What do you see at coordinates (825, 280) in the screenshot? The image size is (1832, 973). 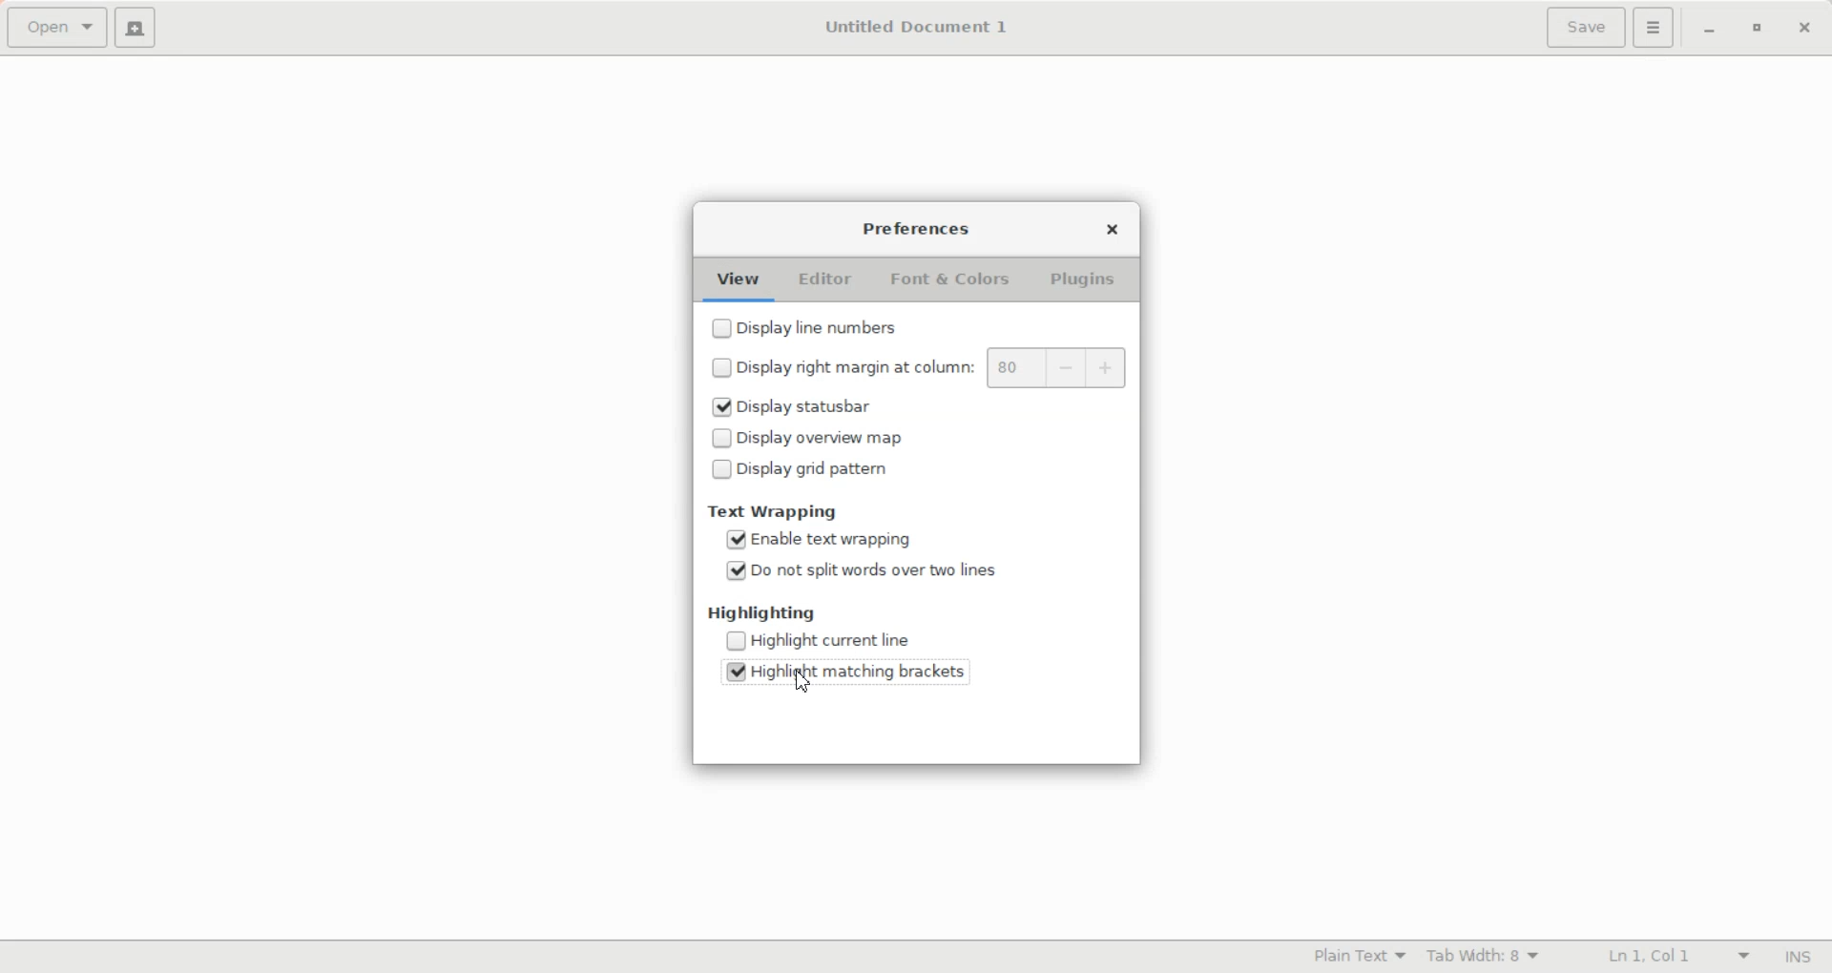 I see `Editor` at bounding box center [825, 280].